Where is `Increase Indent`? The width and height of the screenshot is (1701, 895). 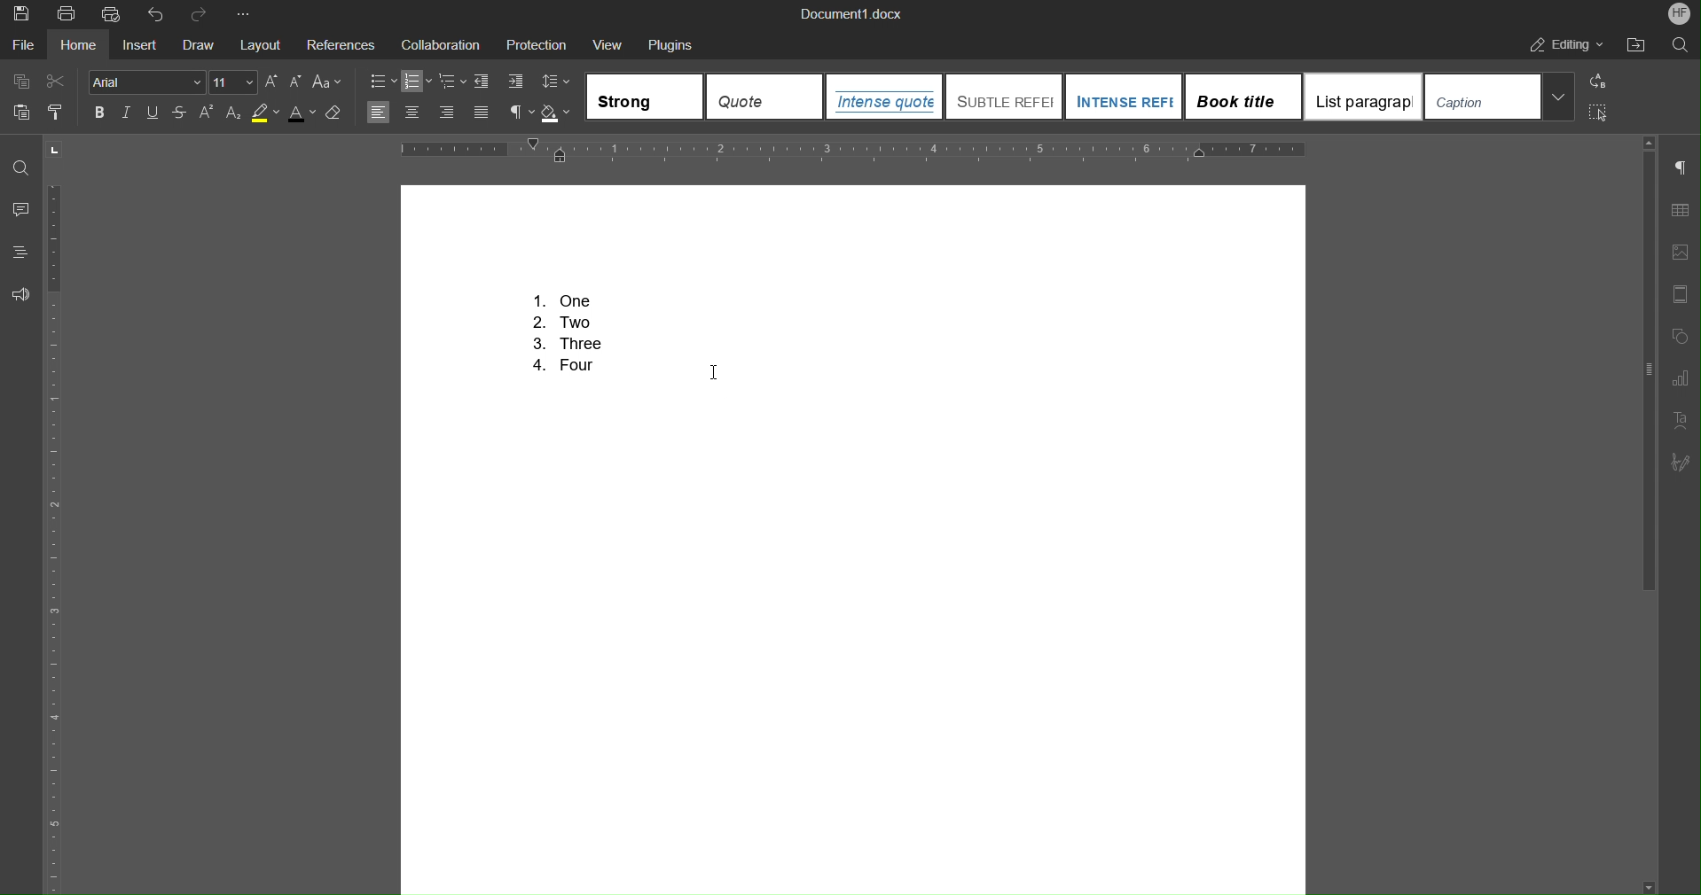 Increase Indent is located at coordinates (513, 82).